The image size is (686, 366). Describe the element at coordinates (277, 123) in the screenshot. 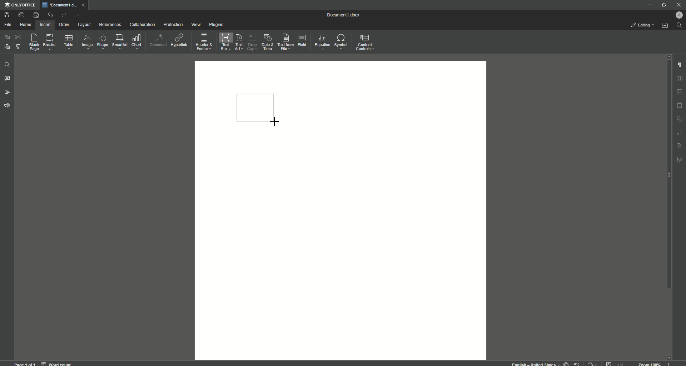

I see `Cursor` at that location.